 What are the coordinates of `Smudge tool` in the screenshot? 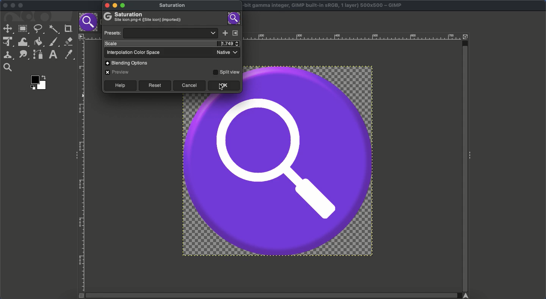 It's located at (23, 55).